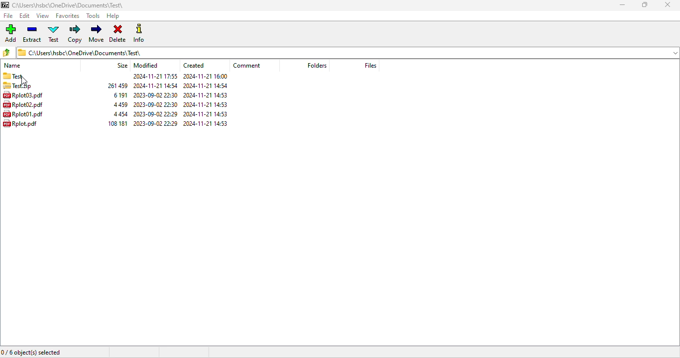 The image size is (680, 358). What do you see at coordinates (645, 4) in the screenshot?
I see `maximize` at bounding box center [645, 4].